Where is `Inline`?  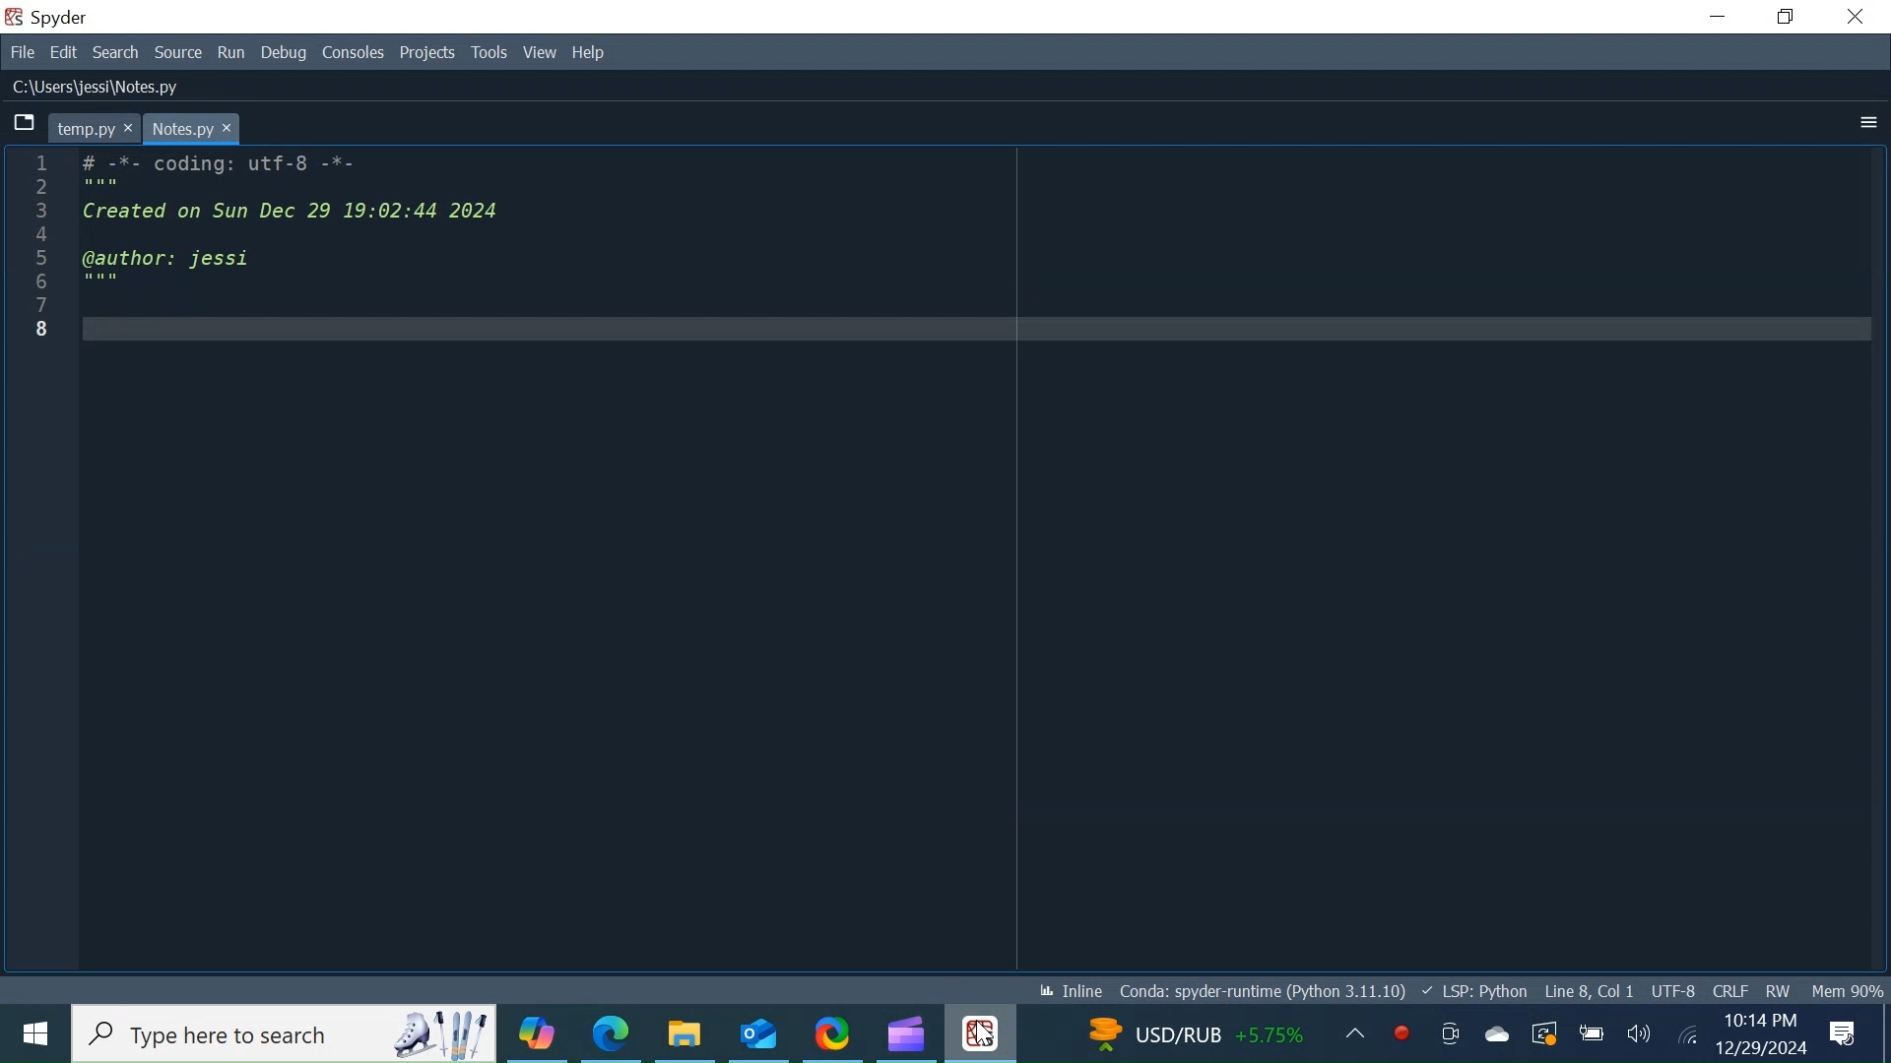
Inline is located at coordinates (1067, 990).